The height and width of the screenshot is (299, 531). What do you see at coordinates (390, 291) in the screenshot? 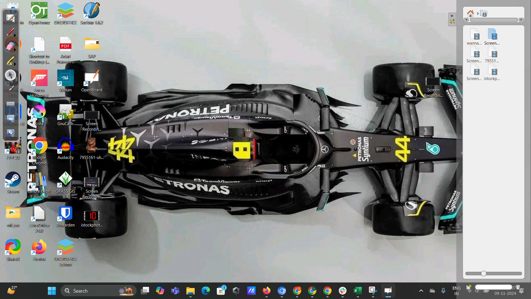
I see `minimized Openboard` at bounding box center [390, 291].